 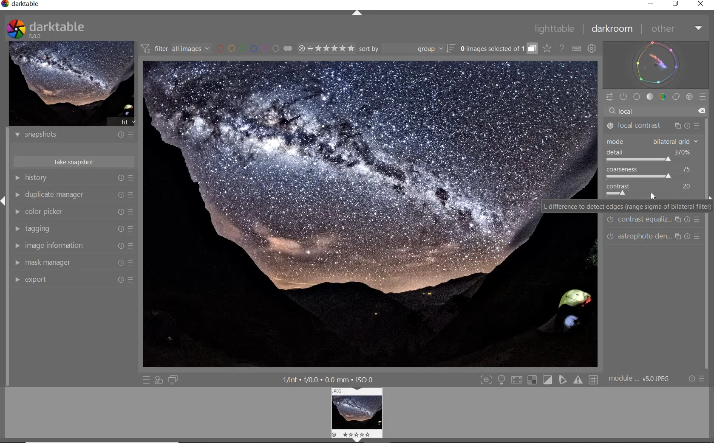 I want to click on IMAGE PREVIEW, so click(x=359, y=412).